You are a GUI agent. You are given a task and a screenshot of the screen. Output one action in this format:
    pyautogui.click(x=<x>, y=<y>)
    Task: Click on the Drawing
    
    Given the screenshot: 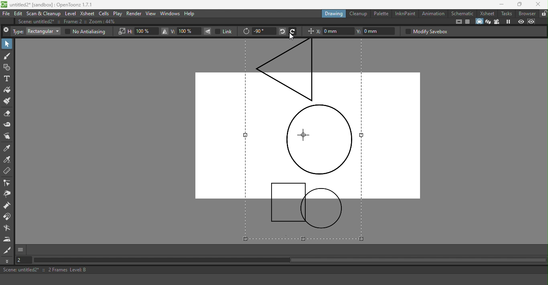 What is the action you would take?
    pyautogui.click(x=334, y=13)
    